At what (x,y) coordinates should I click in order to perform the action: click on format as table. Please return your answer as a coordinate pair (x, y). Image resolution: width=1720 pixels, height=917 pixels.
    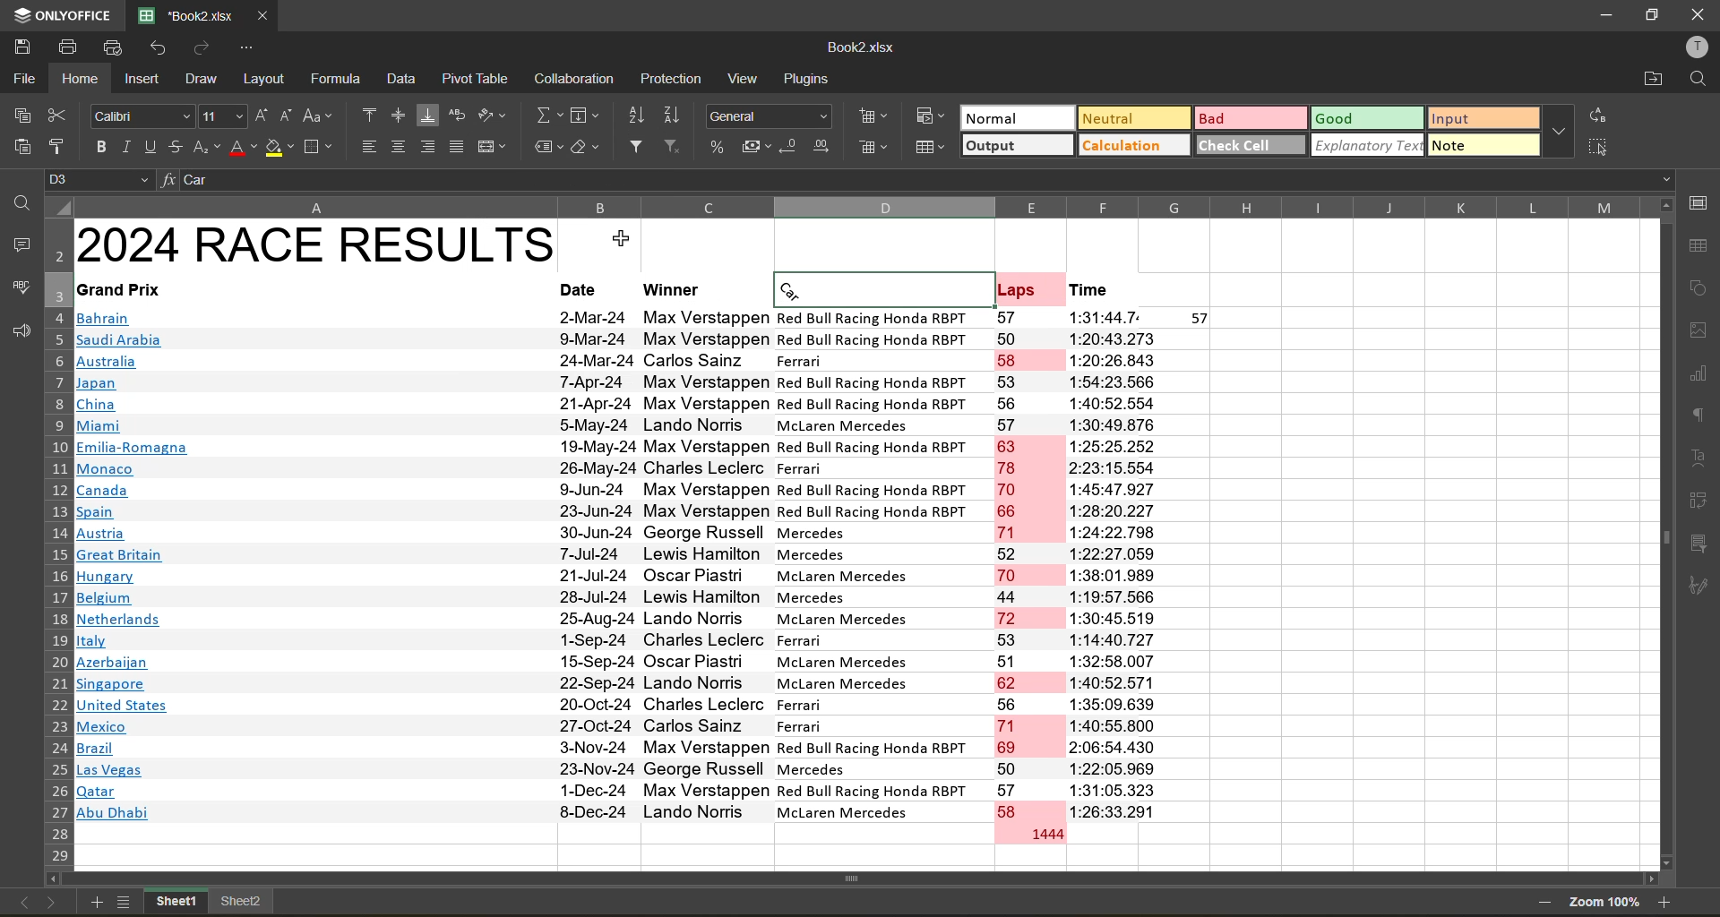
    Looking at the image, I should click on (931, 148).